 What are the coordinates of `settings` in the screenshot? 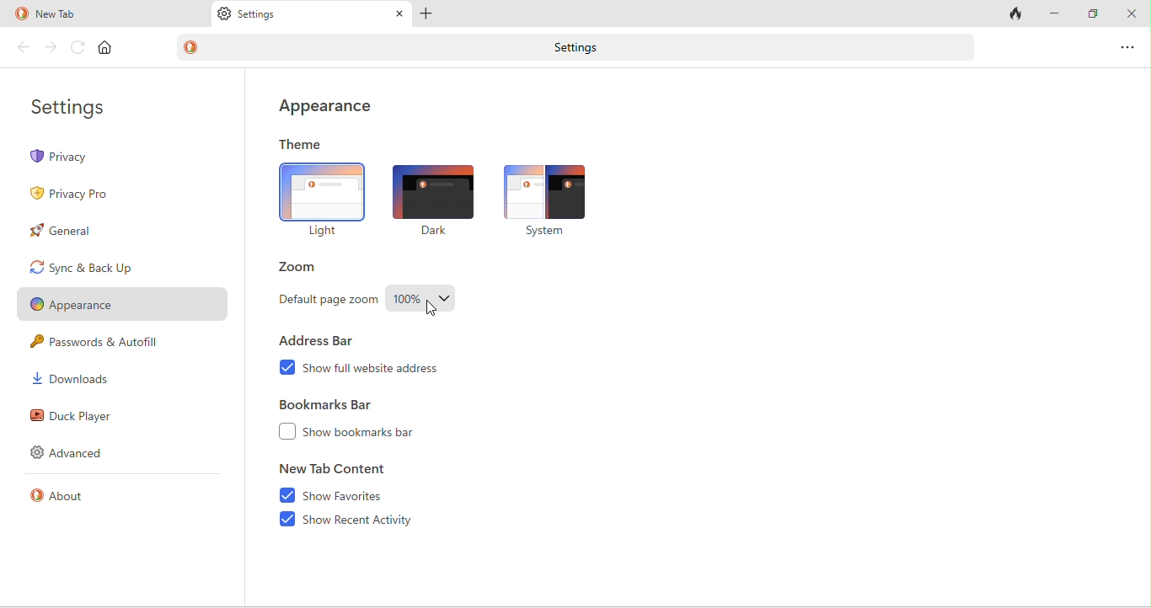 It's located at (262, 16).